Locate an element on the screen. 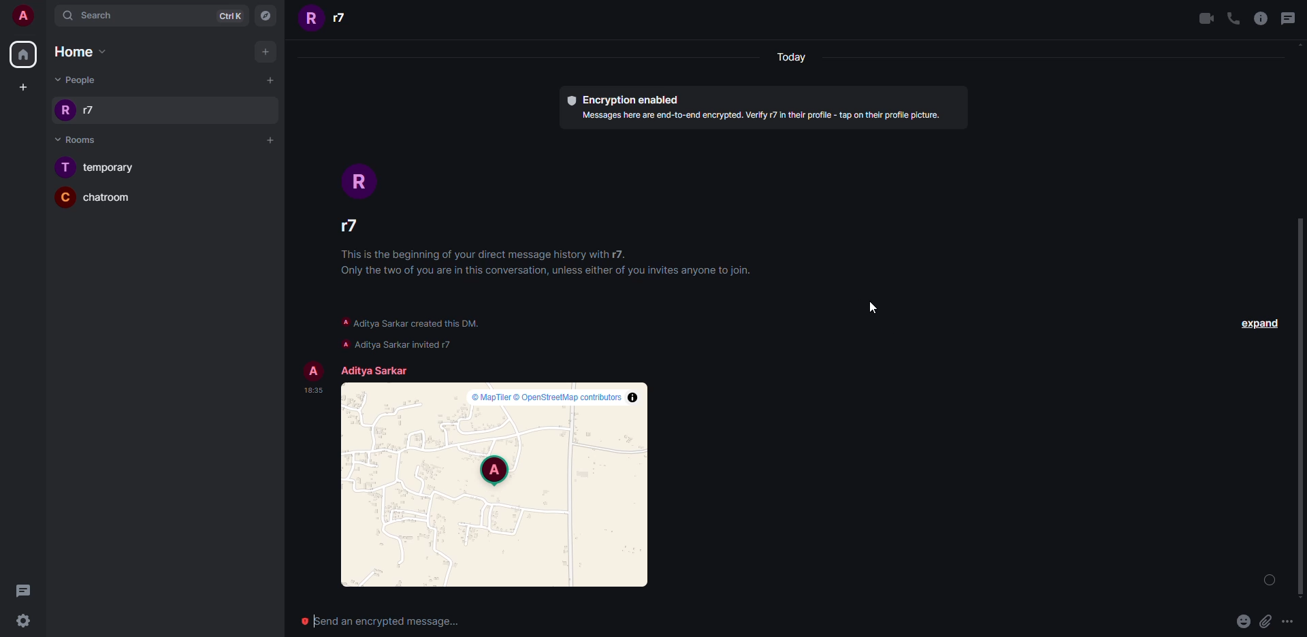 The height and width of the screenshot is (637, 1307). People is located at coordinates (72, 79).